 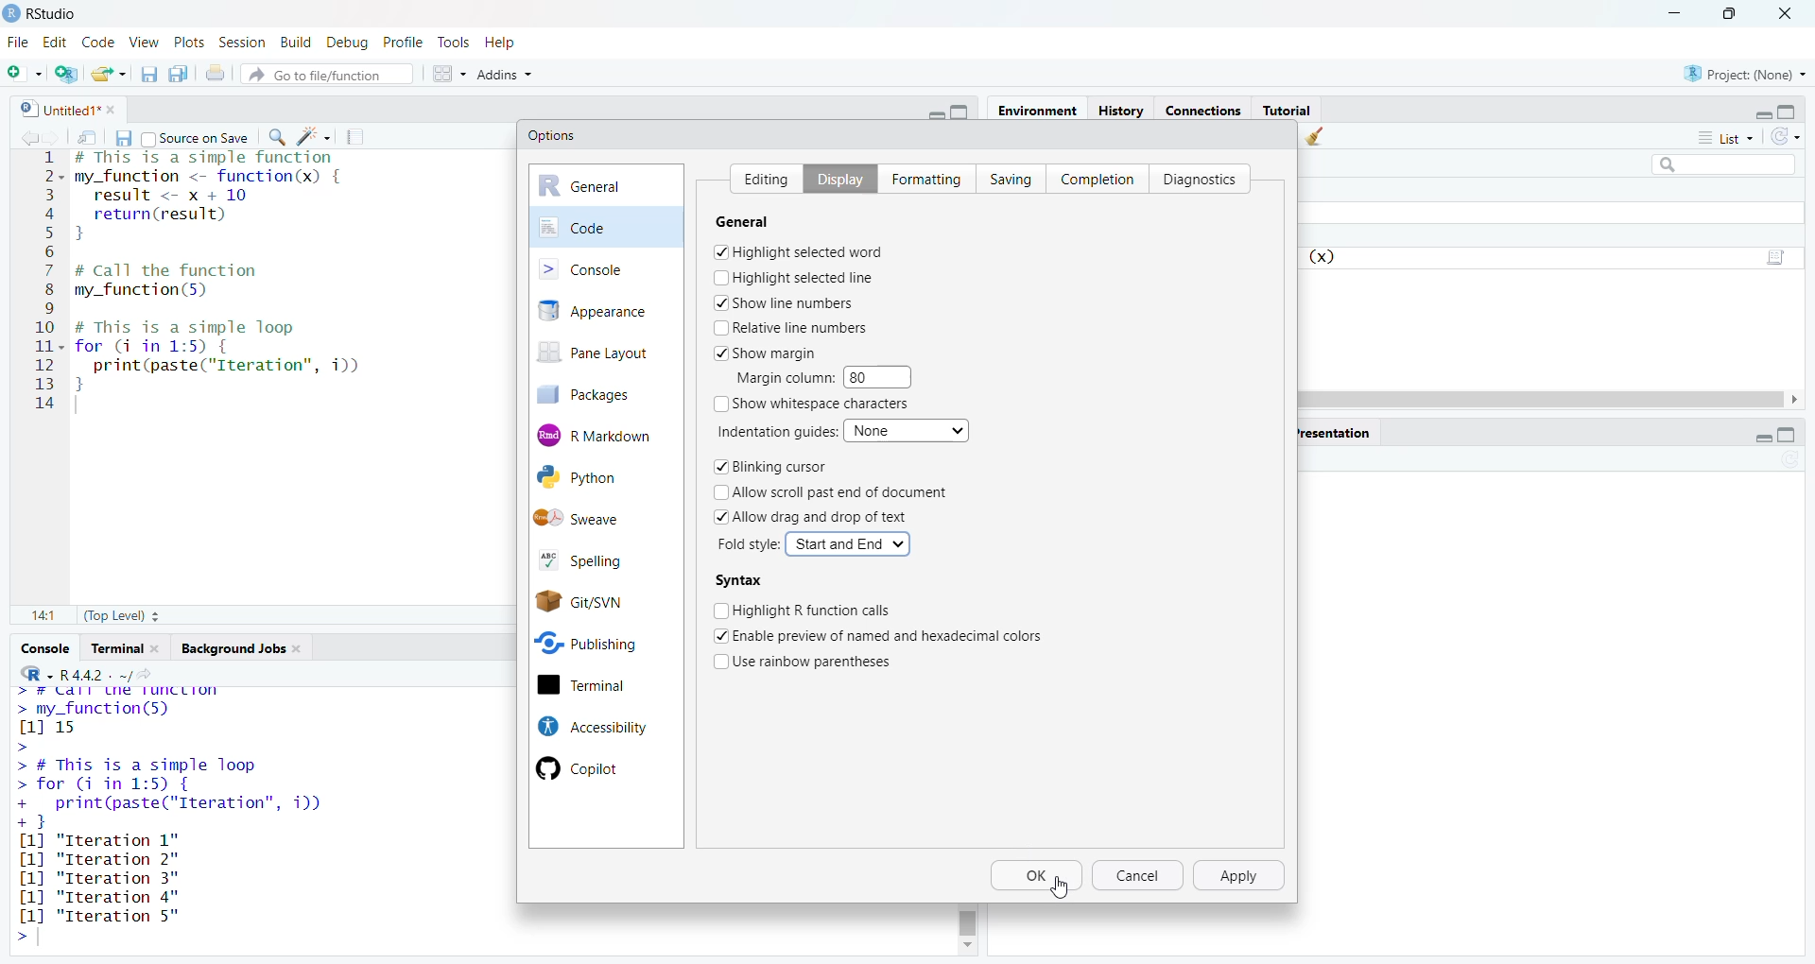 What do you see at coordinates (773, 352) in the screenshot?
I see `show margin` at bounding box center [773, 352].